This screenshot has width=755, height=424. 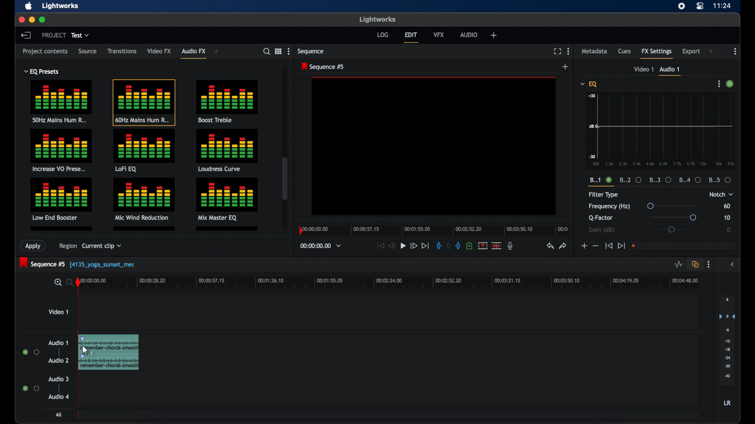 What do you see at coordinates (660, 181) in the screenshot?
I see `measures` at bounding box center [660, 181].